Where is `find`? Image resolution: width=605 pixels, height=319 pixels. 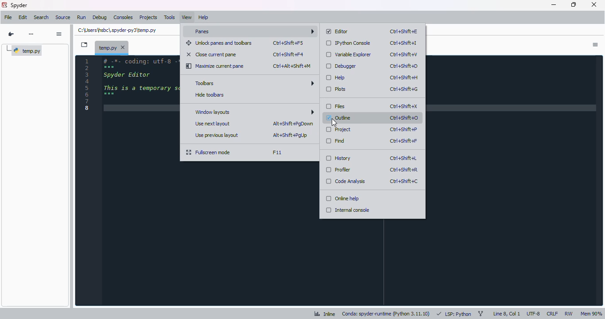
find is located at coordinates (336, 141).